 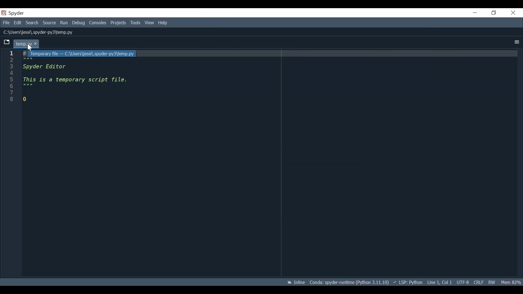 I want to click on Run, so click(x=64, y=23).